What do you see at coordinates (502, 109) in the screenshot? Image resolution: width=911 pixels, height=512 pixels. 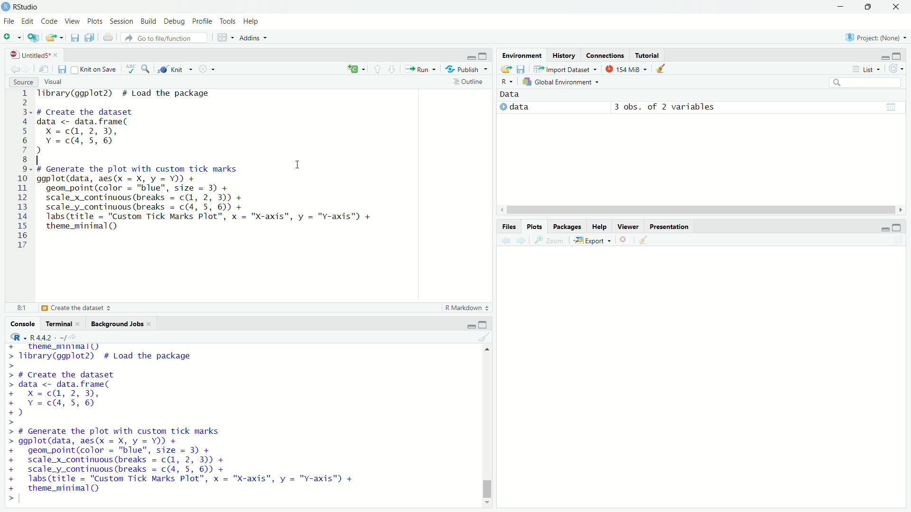 I see `play` at bounding box center [502, 109].